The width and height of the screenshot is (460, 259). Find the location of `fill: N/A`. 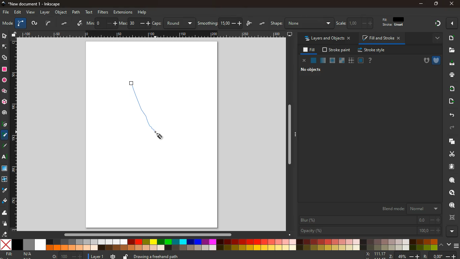

fill: N/A is located at coordinates (19, 254).